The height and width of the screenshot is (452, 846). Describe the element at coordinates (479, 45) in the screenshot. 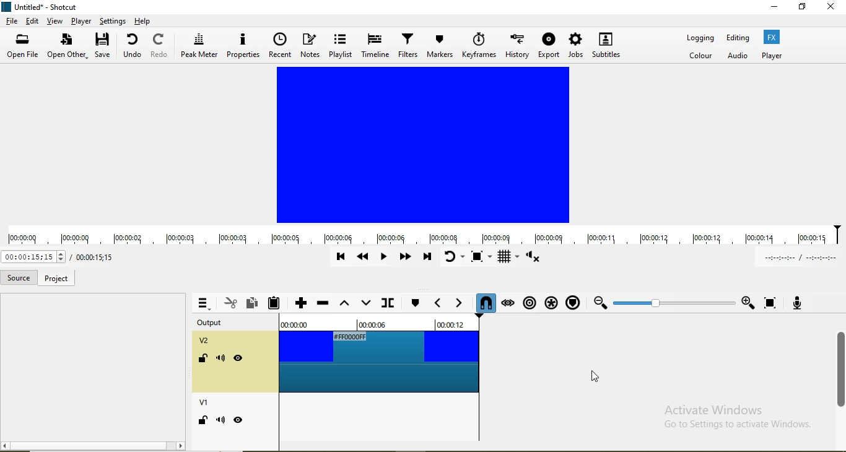

I see `keyframe` at that location.